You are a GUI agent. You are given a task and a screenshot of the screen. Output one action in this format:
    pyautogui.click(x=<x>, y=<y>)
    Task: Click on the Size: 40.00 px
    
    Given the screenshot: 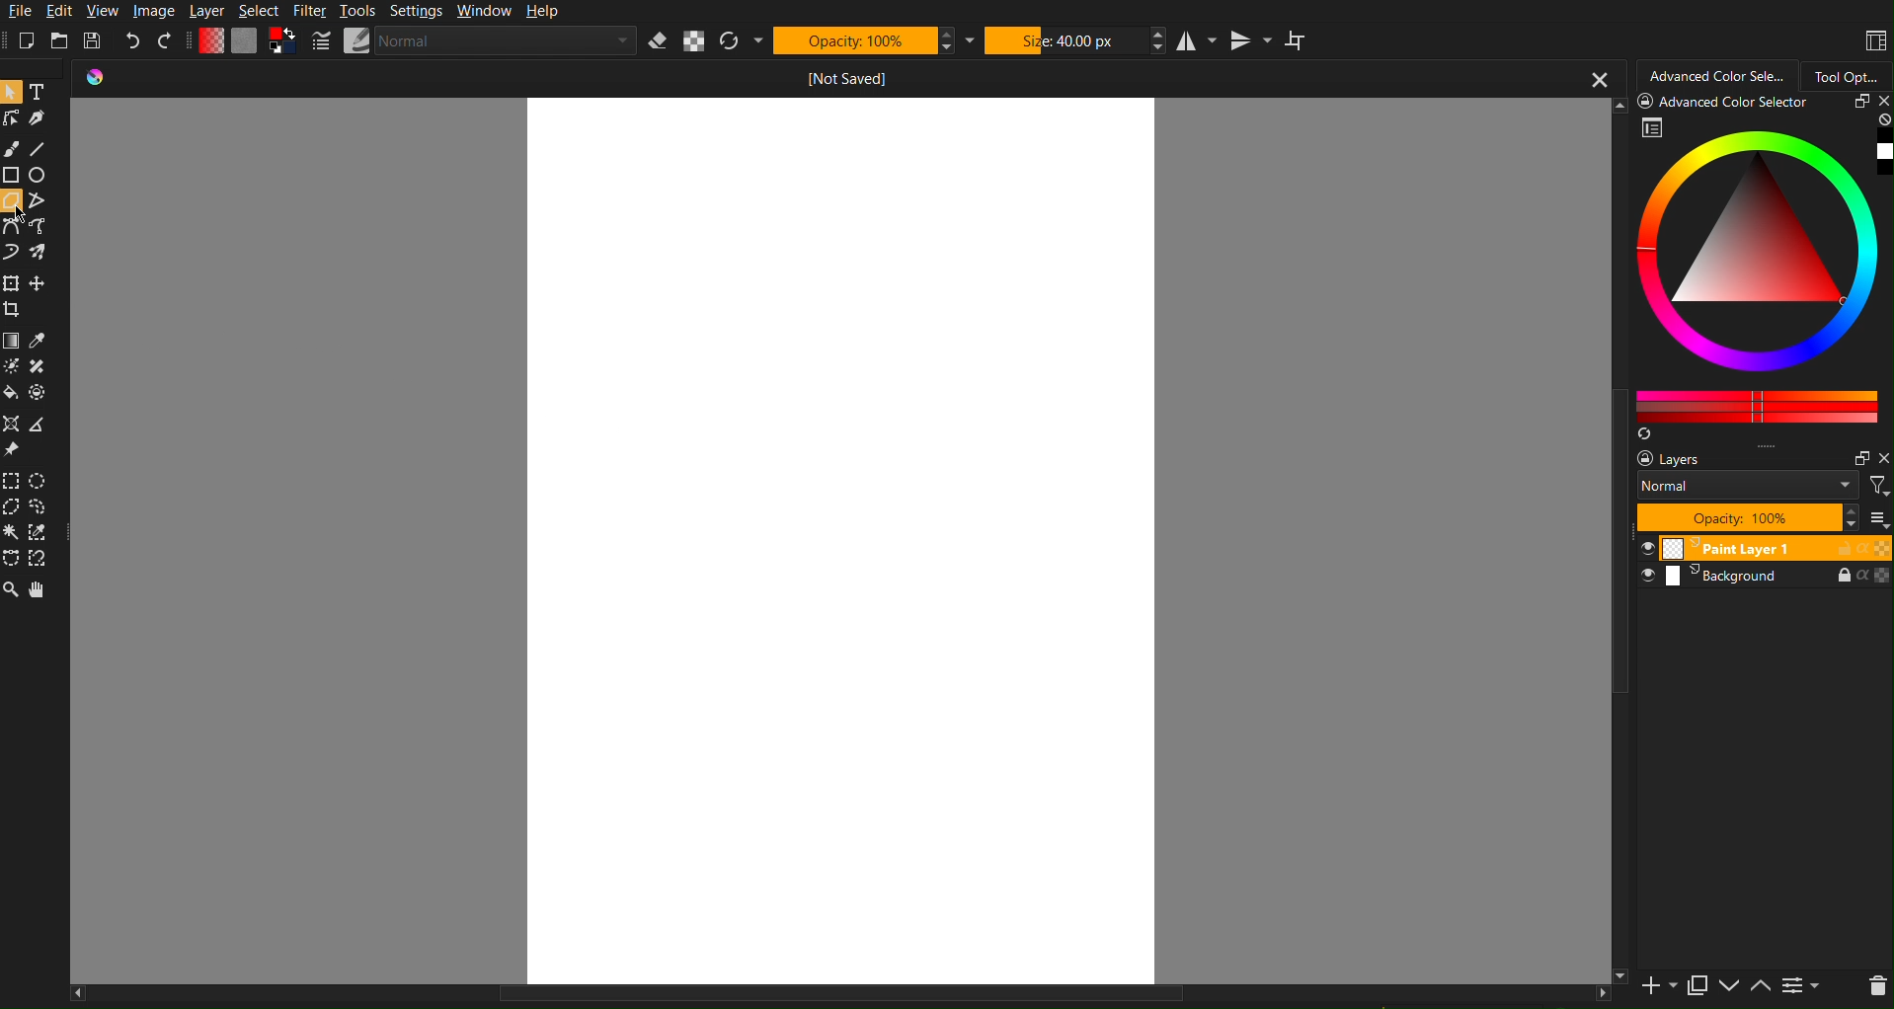 What is the action you would take?
    pyautogui.click(x=1064, y=39)
    